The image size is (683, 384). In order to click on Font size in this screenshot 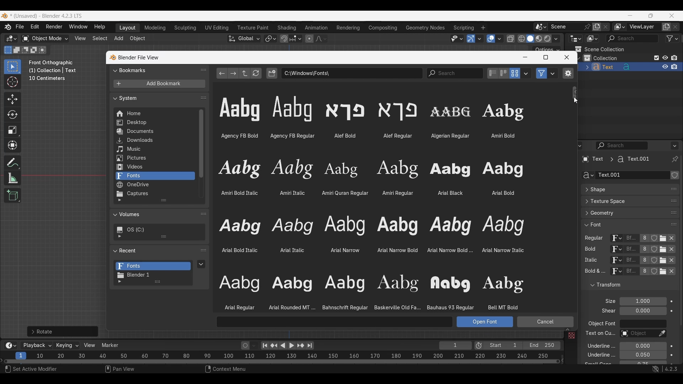, I will do `click(644, 302)`.